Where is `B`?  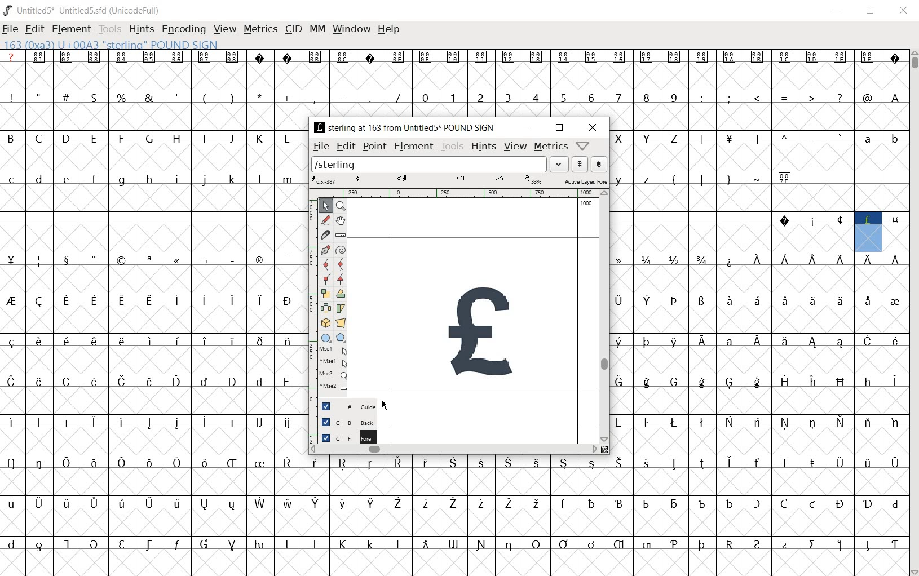 B is located at coordinates (15, 137).